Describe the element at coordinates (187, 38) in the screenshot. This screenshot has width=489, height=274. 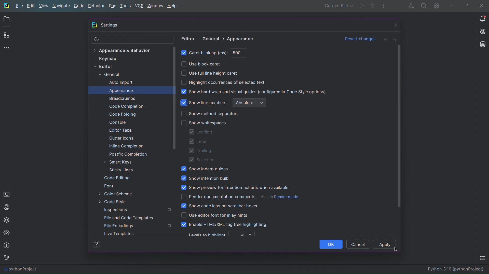
I see `Editor` at that location.